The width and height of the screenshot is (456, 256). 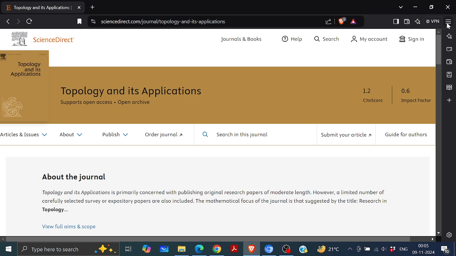 I want to click on Notifications, so click(x=445, y=249).